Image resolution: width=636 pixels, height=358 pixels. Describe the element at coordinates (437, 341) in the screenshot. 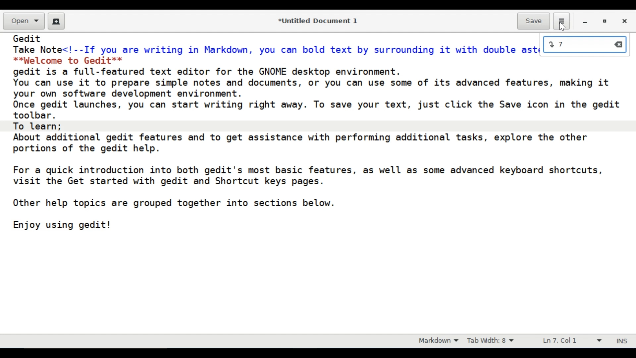

I see `Markdown` at that location.